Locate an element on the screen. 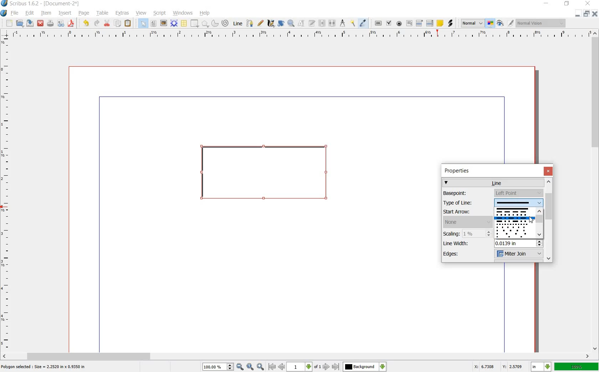 The image size is (599, 372). shape created is located at coordinates (265, 175).